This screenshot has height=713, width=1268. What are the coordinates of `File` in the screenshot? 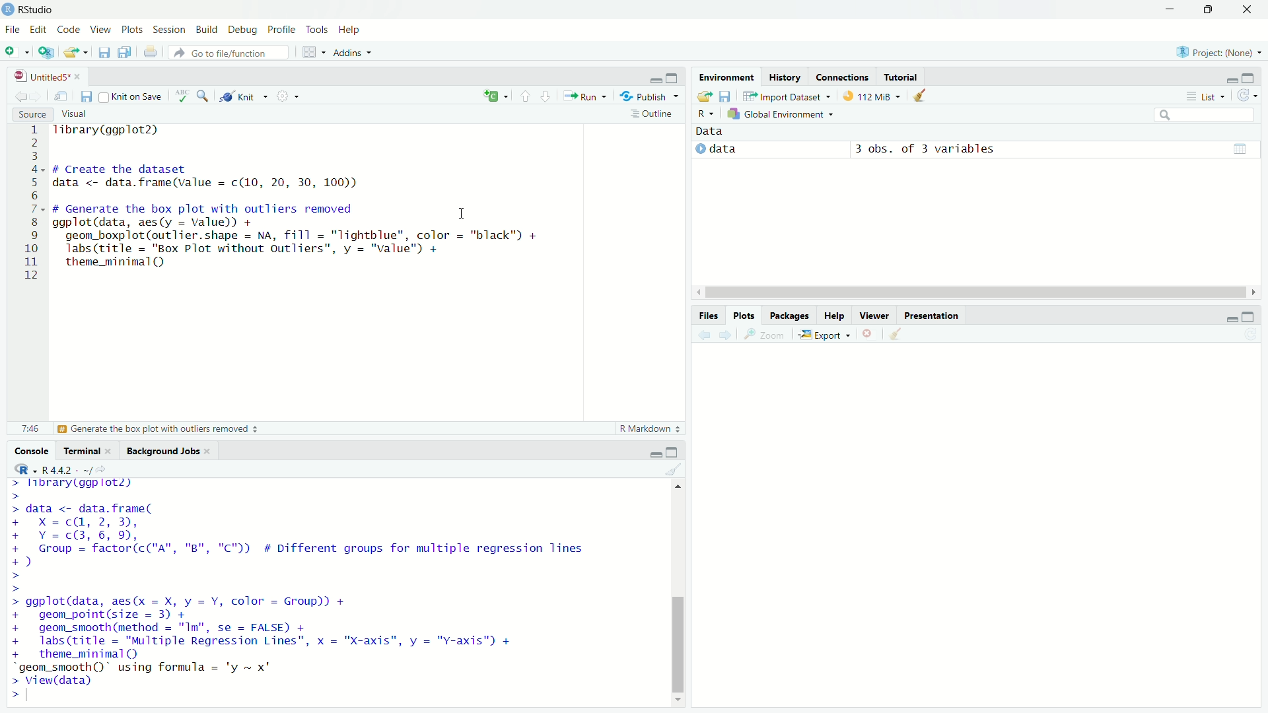 It's located at (11, 30).